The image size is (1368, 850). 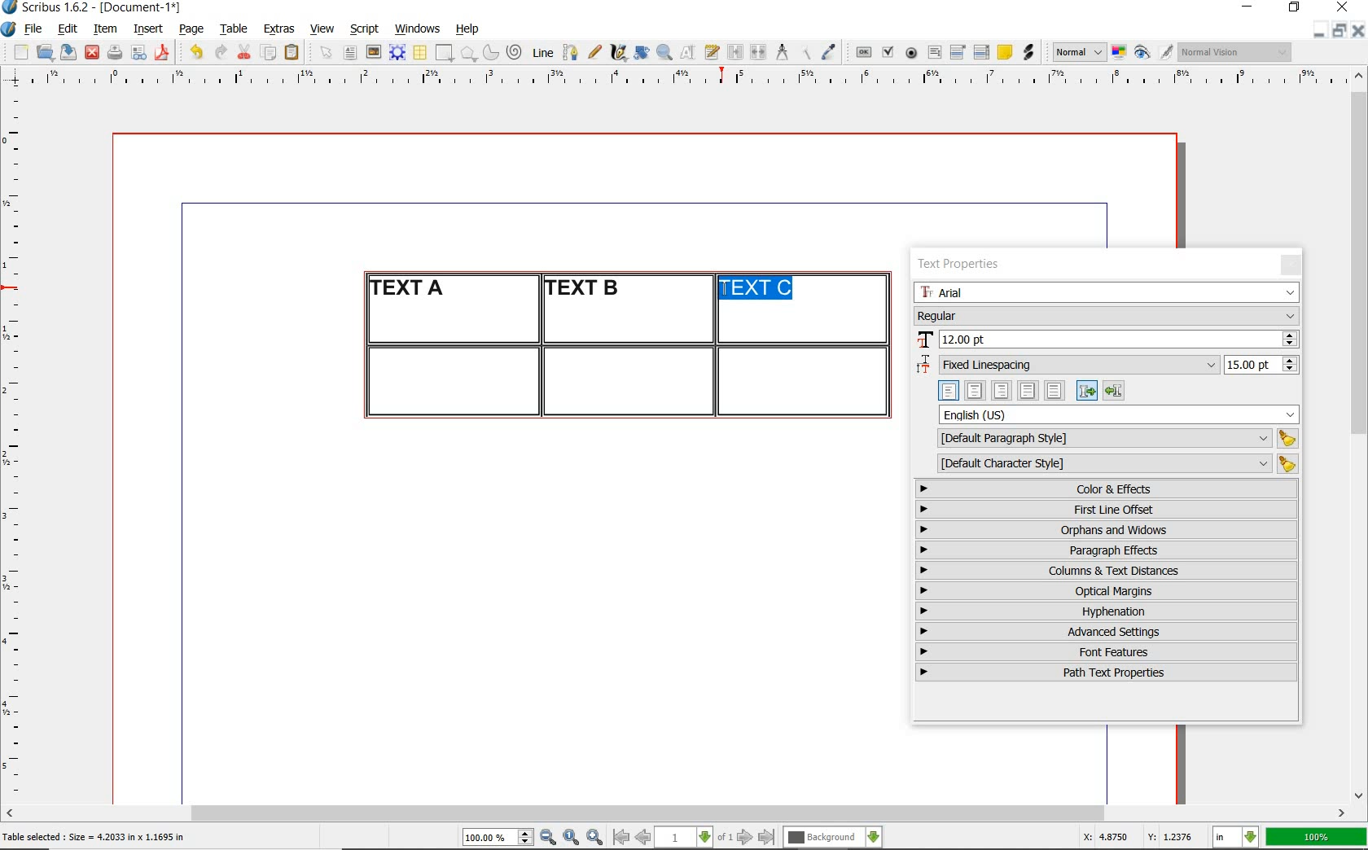 I want to click on select, so click(x=327, y=54).